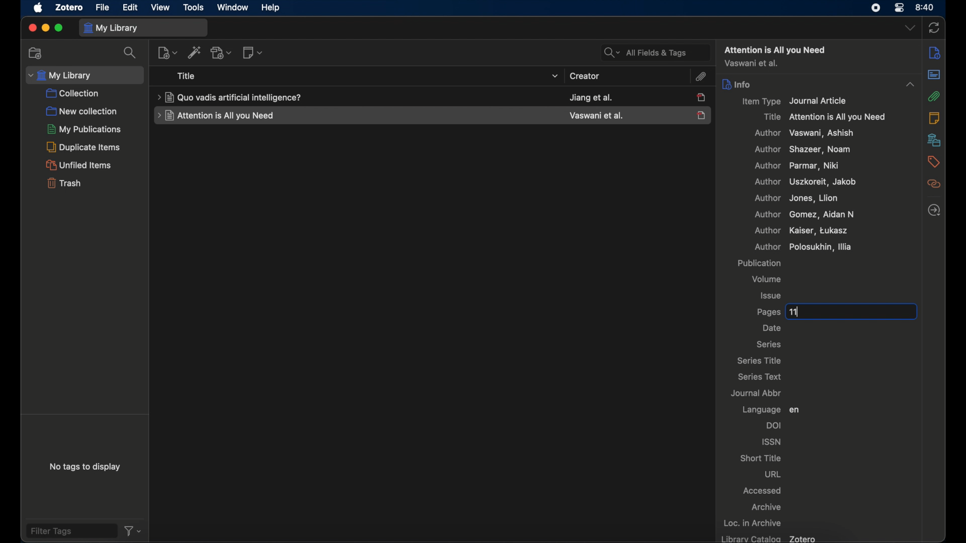  What do you see at coordinates (187, 76) in the screenshot?
I see `title` at bounding box center [187, 76].